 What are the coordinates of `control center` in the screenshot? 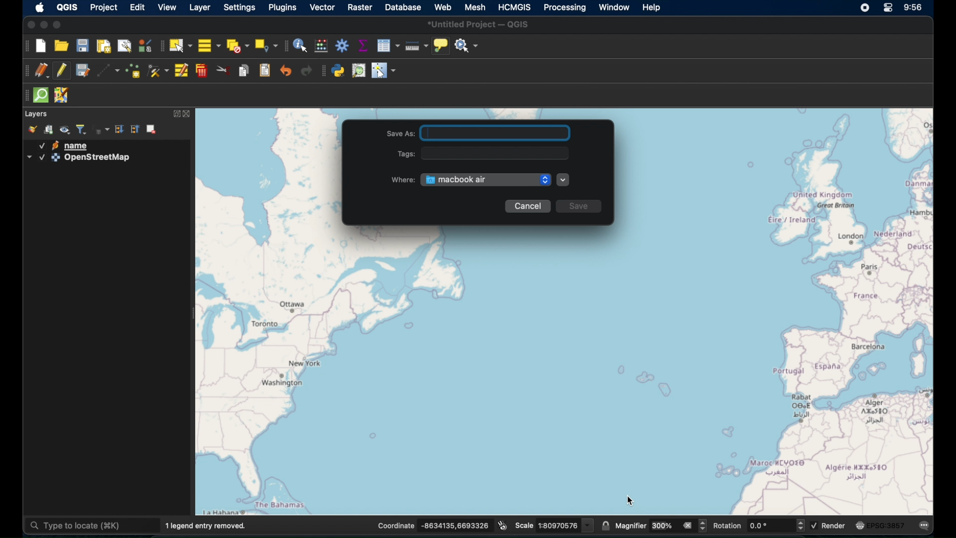 It's located at (889, 7).